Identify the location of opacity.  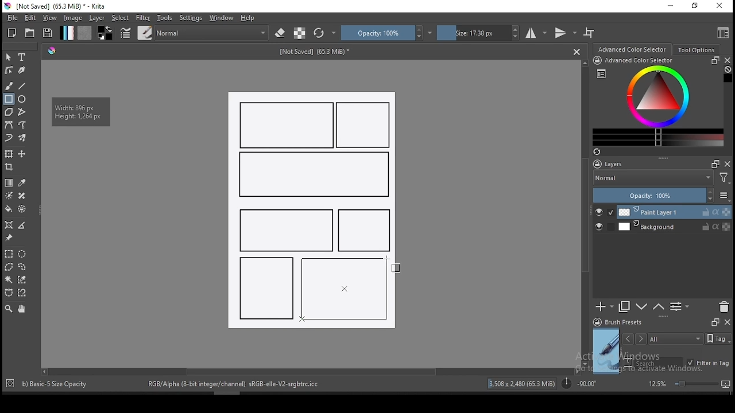
(660, 196).